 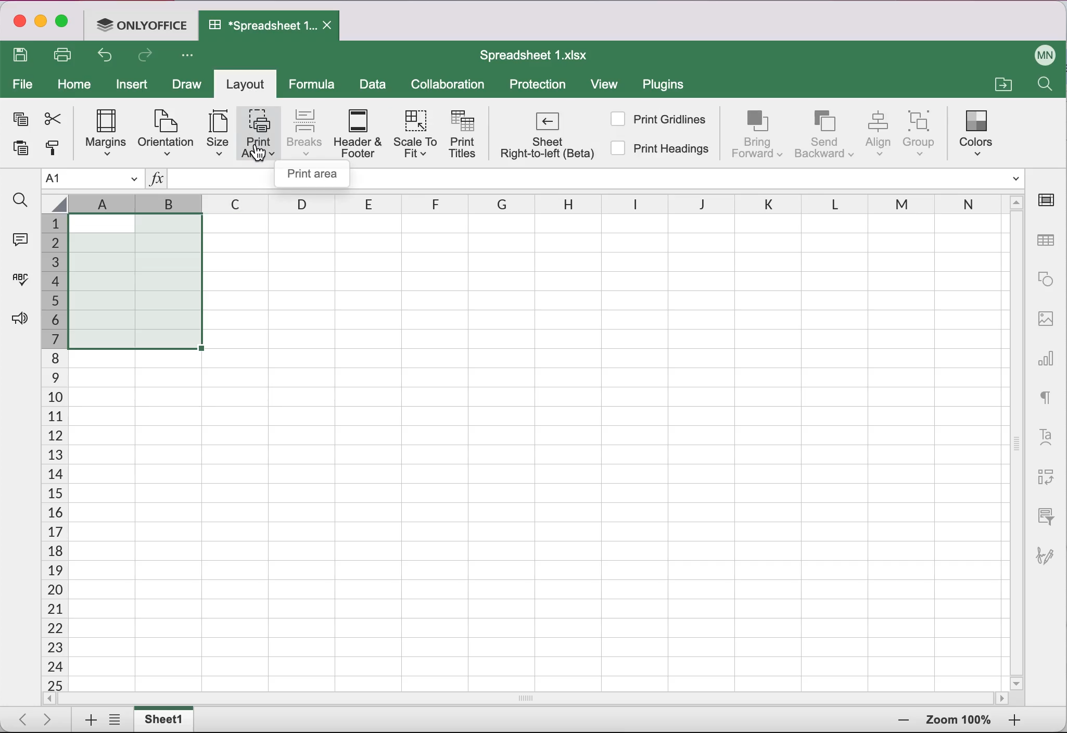 I want to click on insert, so click(x=135, y=87).